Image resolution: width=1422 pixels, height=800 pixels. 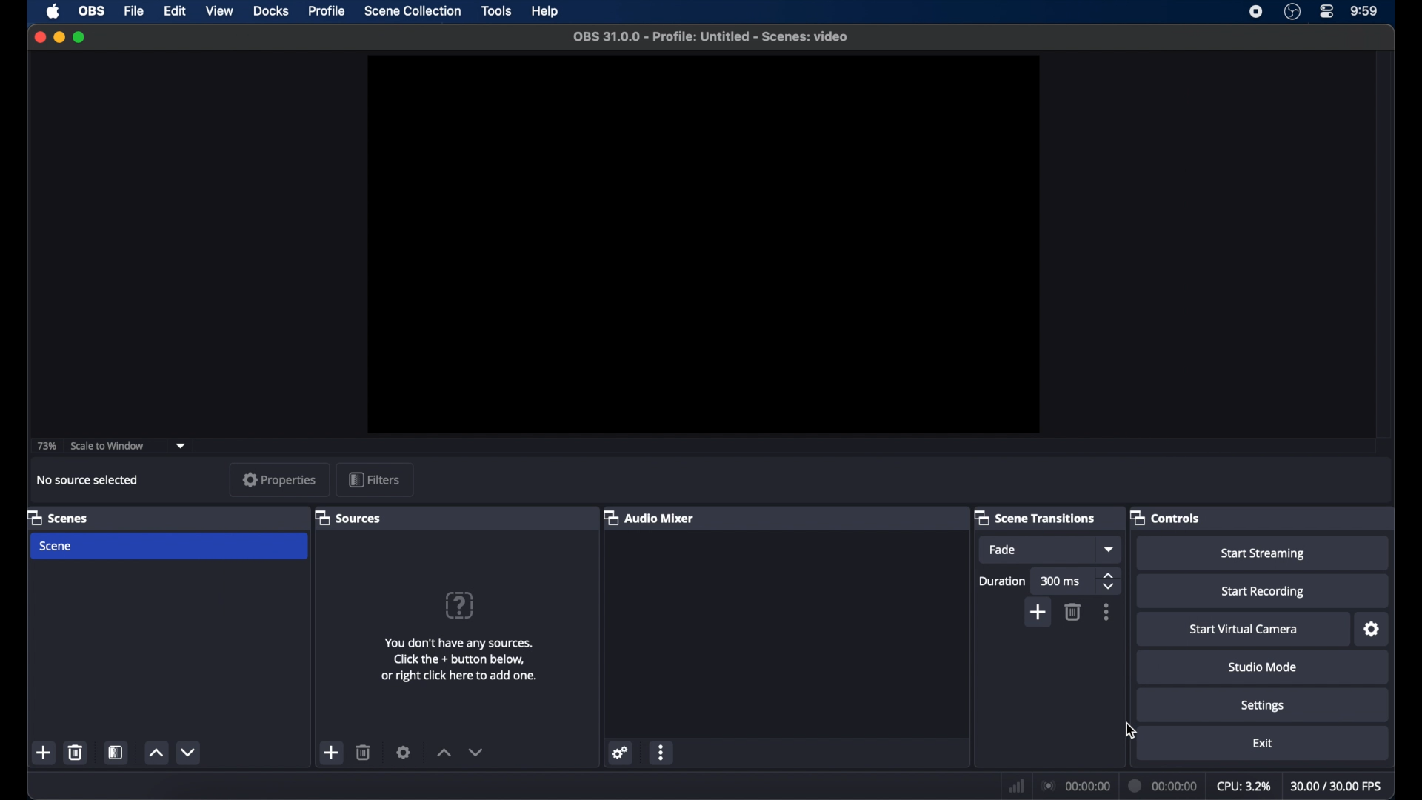 What do you see at coordinates (75, 752) in the screenshot?
I see `delete` at bounding box center [75, 752].